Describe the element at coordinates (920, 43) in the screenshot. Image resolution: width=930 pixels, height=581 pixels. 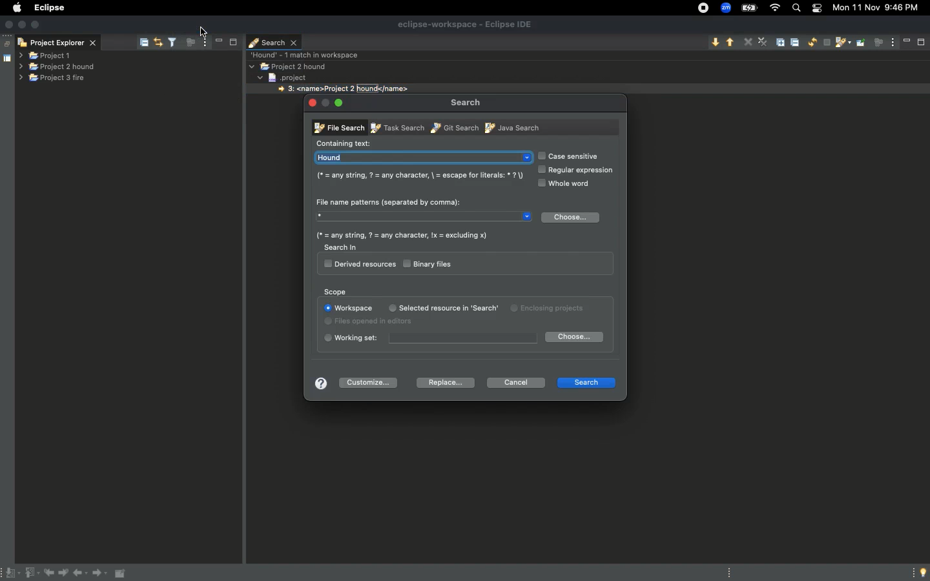
I see `maximise` at that location.